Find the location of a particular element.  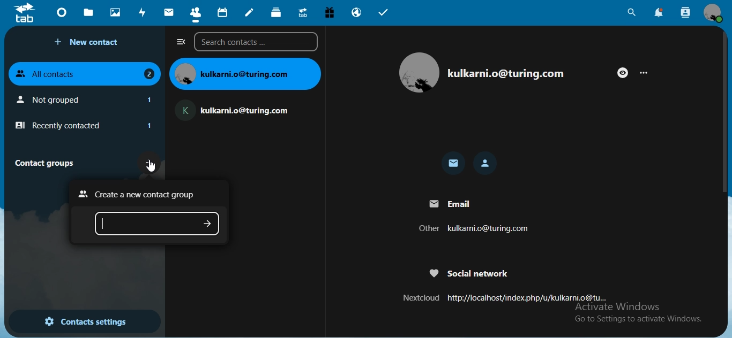

tasks is located at coordinates (384, 14).